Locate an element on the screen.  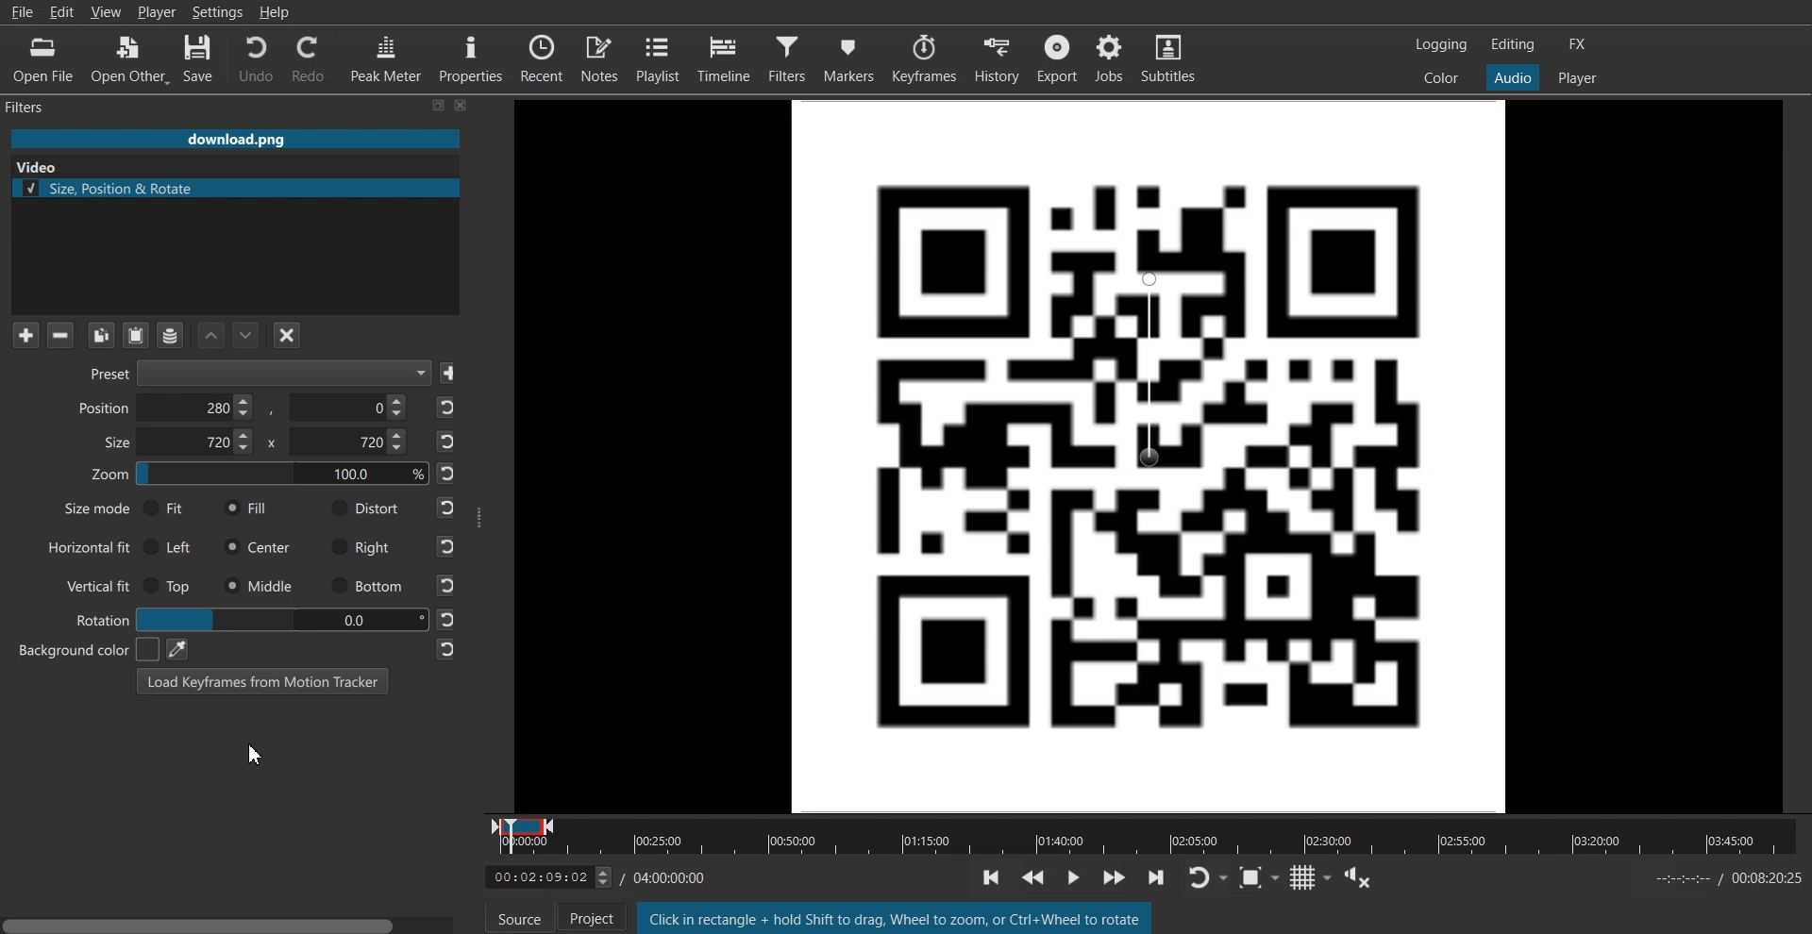
Switch to the Audio layout is located at coordinates (1512, 77).